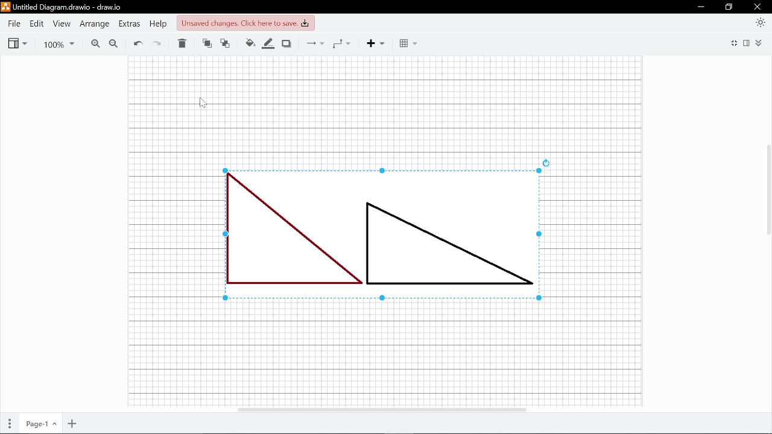 This screenshot has width=772, height=434. What do you see at coordinates (316, 43) in the screenshot?
I see `Connection` at bounding box center [316, 43].